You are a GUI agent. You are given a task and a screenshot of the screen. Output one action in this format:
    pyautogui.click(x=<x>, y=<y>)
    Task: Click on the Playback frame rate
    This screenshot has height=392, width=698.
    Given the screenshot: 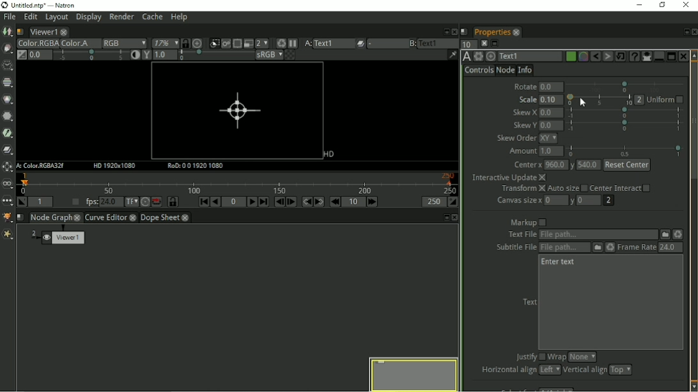 What is the action you would take?
    pyautogui.click(x=75, y=202)
    